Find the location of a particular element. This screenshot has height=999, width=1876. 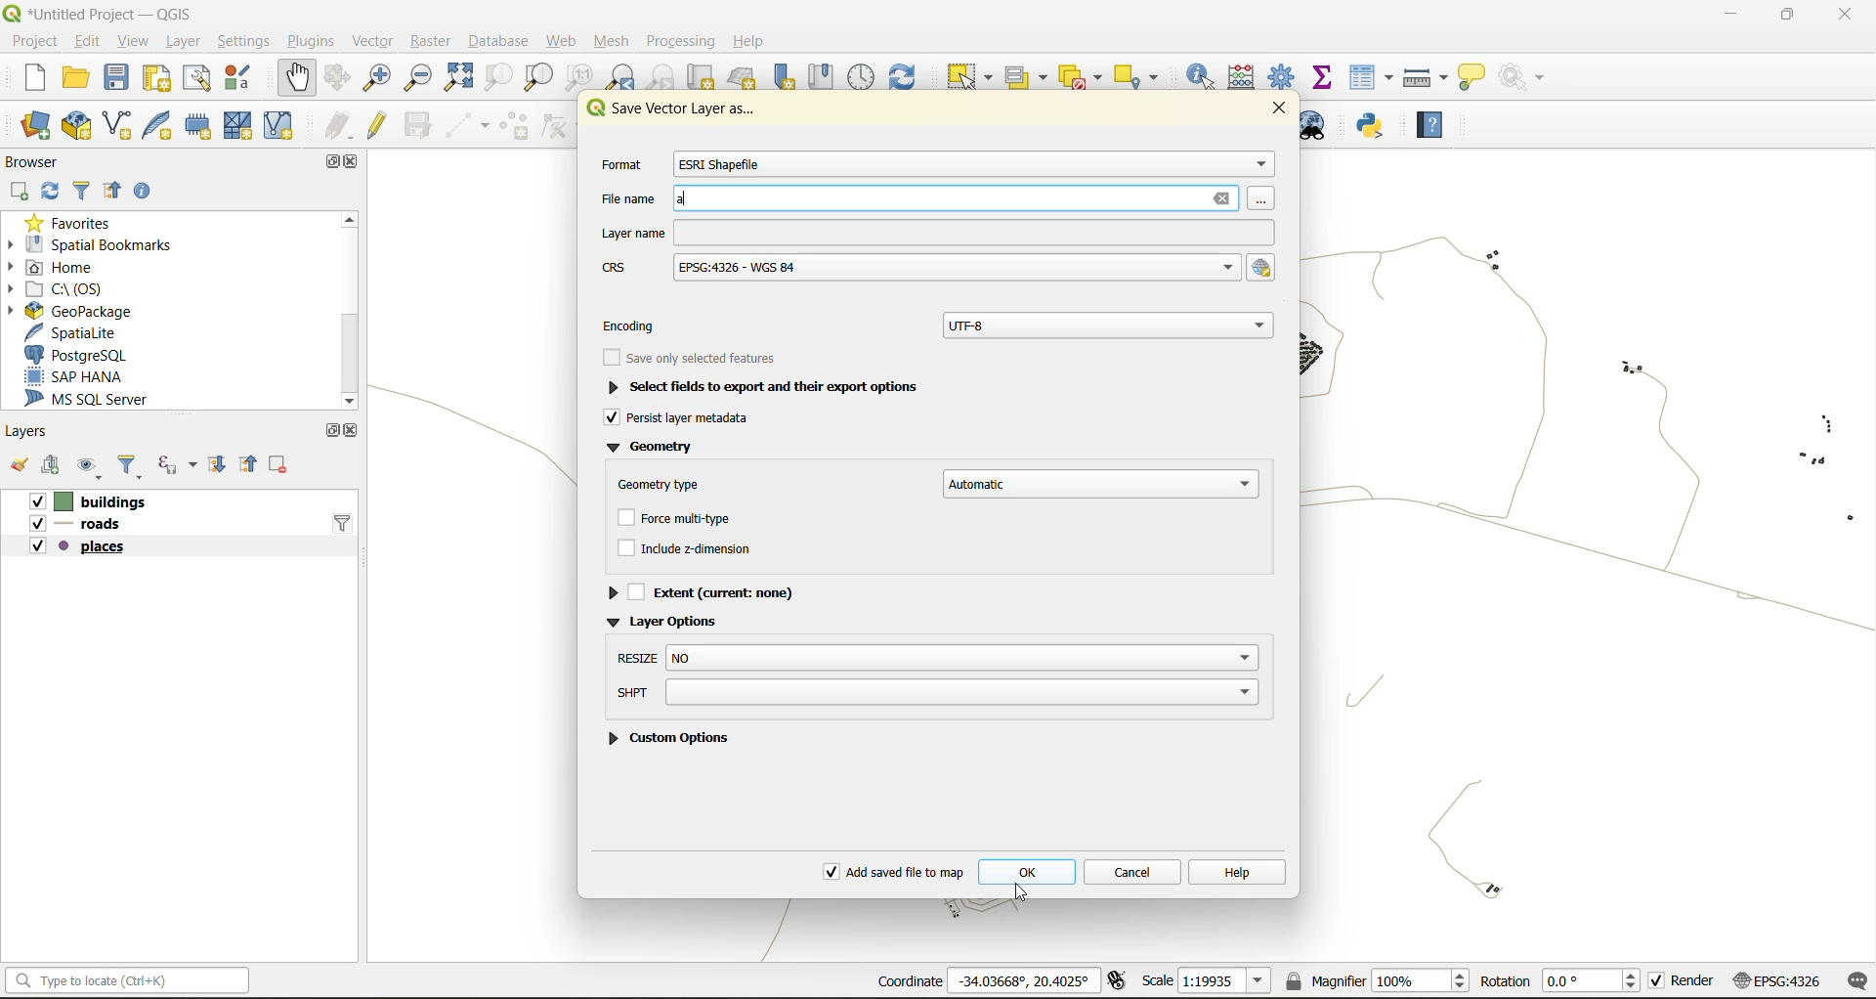

filter is located at coordinates (86, 190).